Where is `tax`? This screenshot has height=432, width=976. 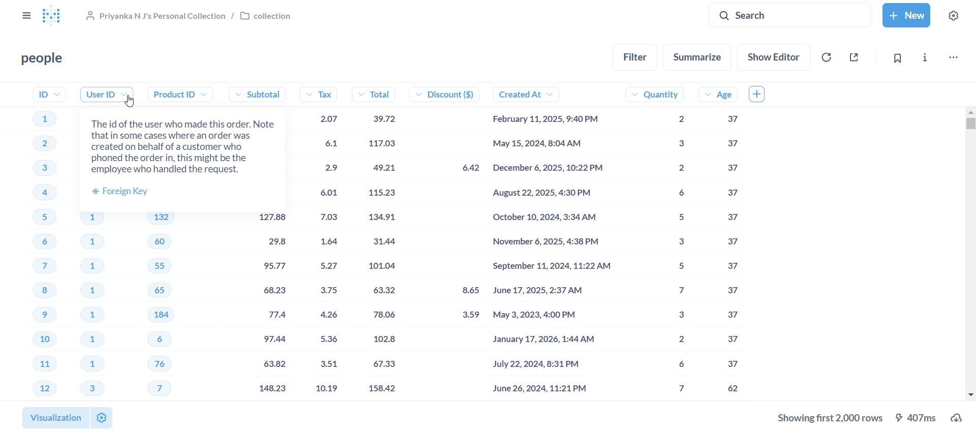
tax is located at coordinates (323, 241).